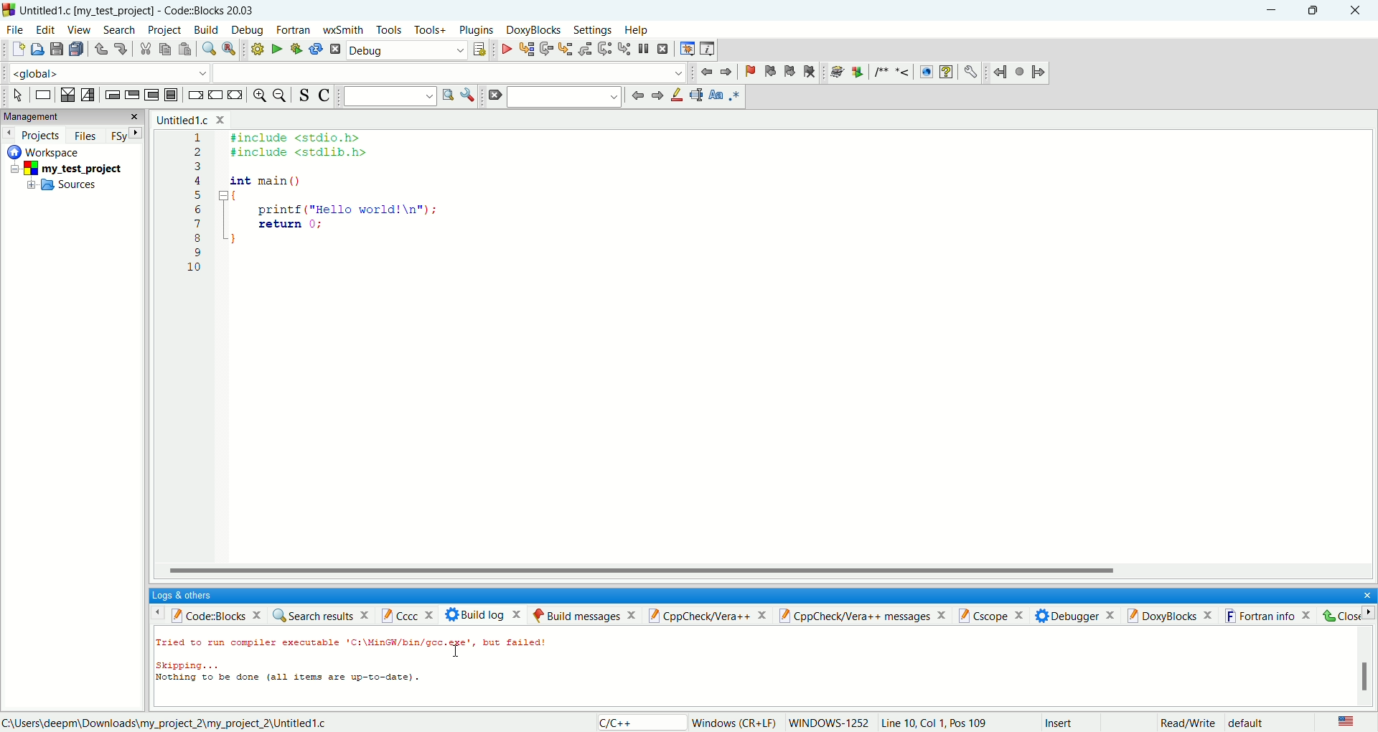 This screenshot has width=1378, height=732. What do you see at coordinates (996, 616) in the screenshot?
I see `Cscope` at bounding box center [996, 616].